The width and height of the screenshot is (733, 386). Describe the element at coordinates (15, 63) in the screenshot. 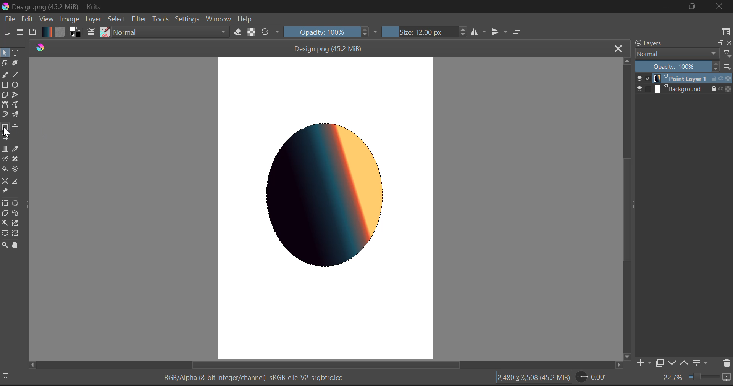

I see `Calligraphic Curve` at that location.